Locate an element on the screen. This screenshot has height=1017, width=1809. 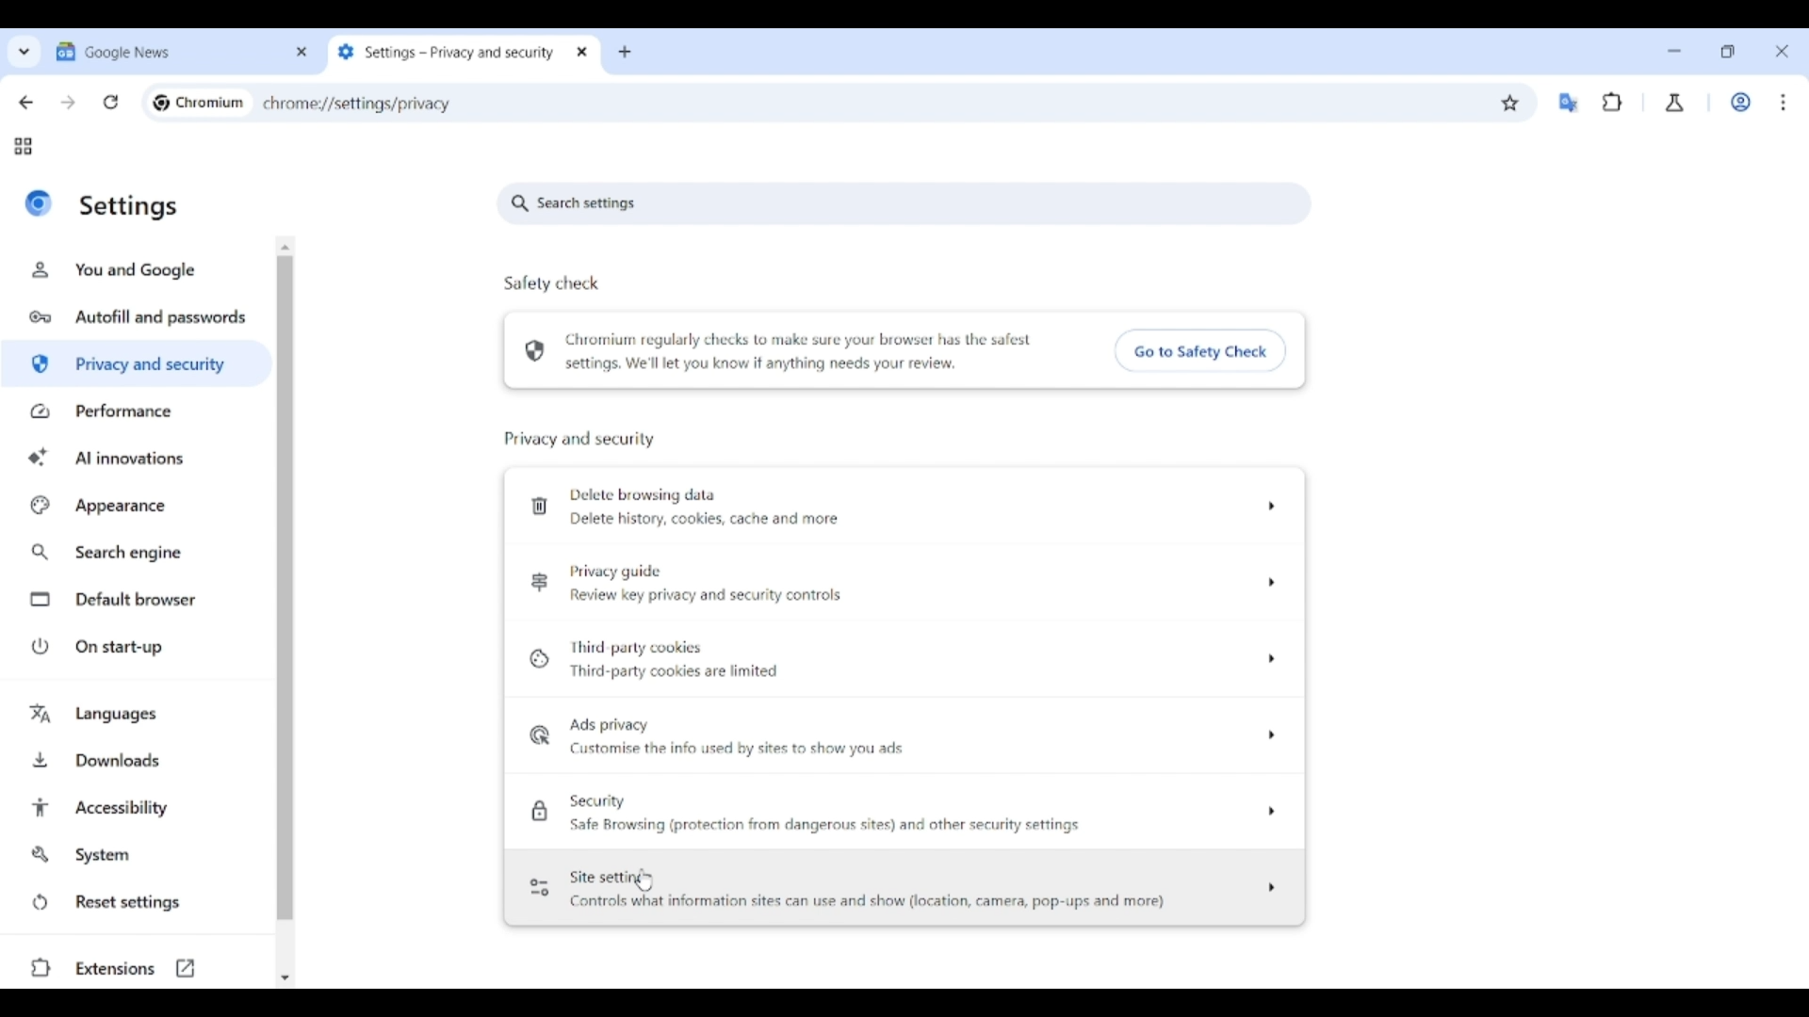
Third party cookie options  is located at coordinates (901, 659).